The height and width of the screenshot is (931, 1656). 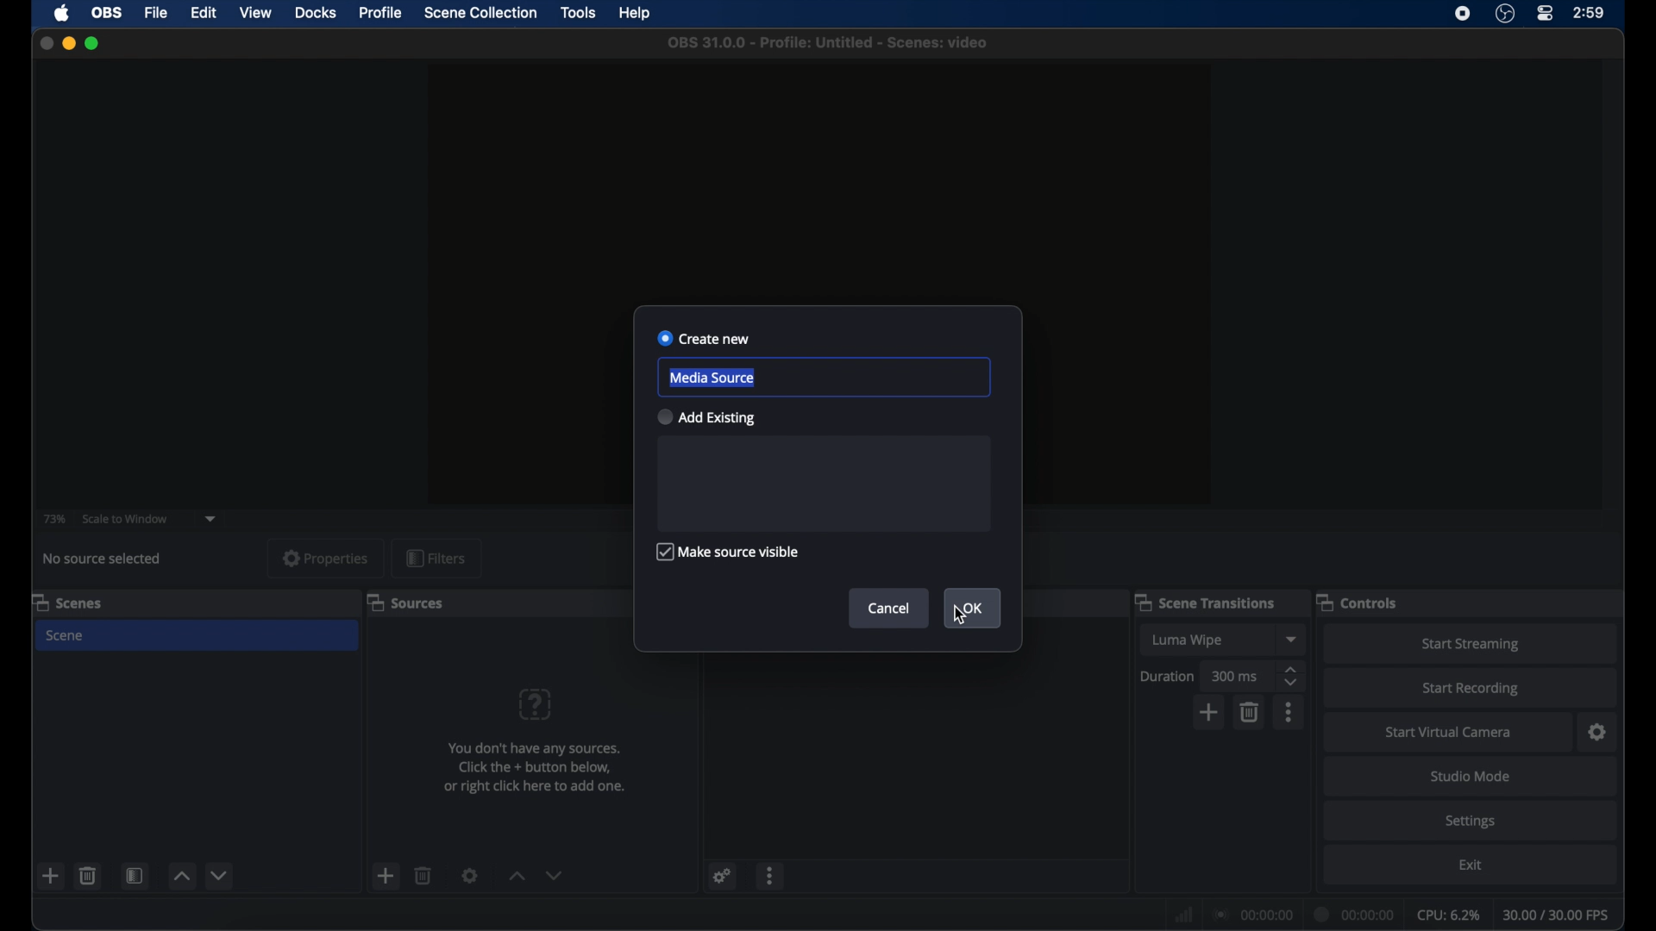 What do you see at coordinates (66, 636) in the screenshot?
I see `scene` at bounding box center [66, 636].